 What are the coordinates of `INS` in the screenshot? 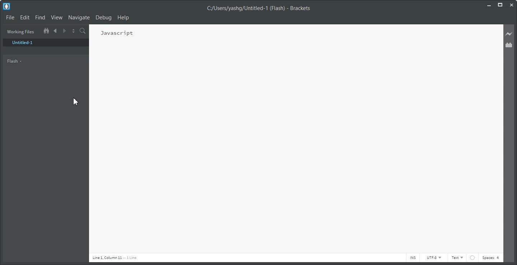 It's located at (413, 257).